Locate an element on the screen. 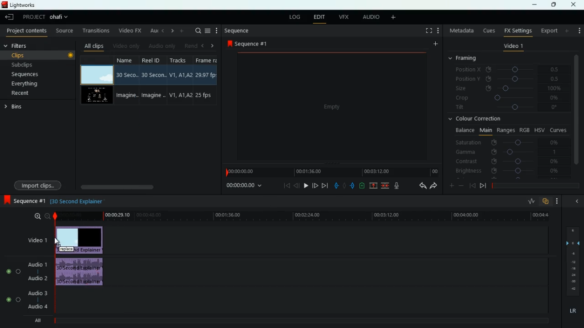 The height and width of the screenshot is (328, 584). lr is located at coordinates (572, 309).